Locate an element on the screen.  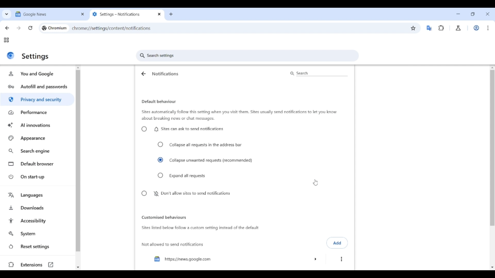
Appearance is located at coordinates (37, 138).